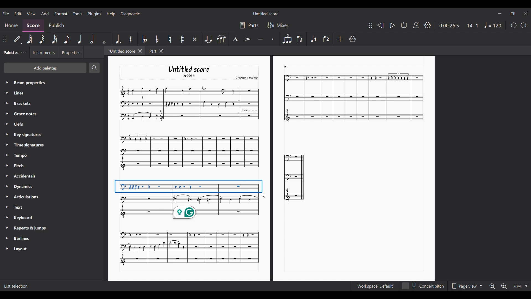 This screenshot has width=531, height=299. I want to click on Move toolbar, so click(371, 25).